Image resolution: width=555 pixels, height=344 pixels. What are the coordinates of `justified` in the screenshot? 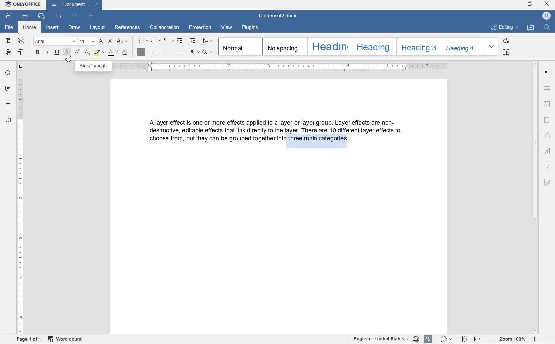 It's located at (180, 52).